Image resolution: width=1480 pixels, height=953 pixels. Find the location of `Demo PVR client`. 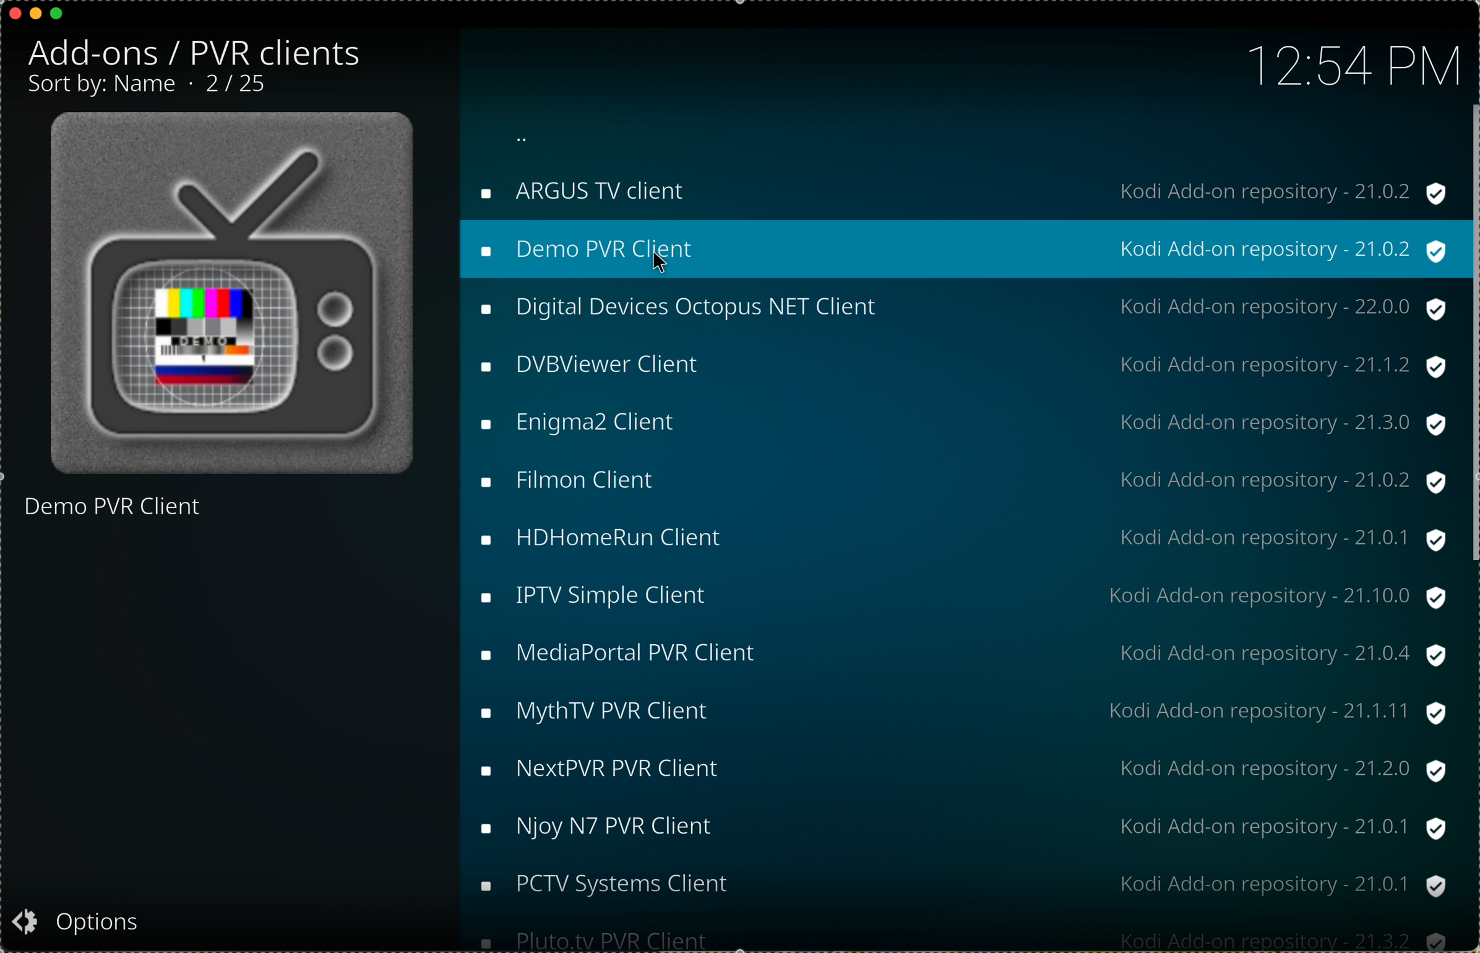

Demo PVR client is located at coordinates (114, 512).